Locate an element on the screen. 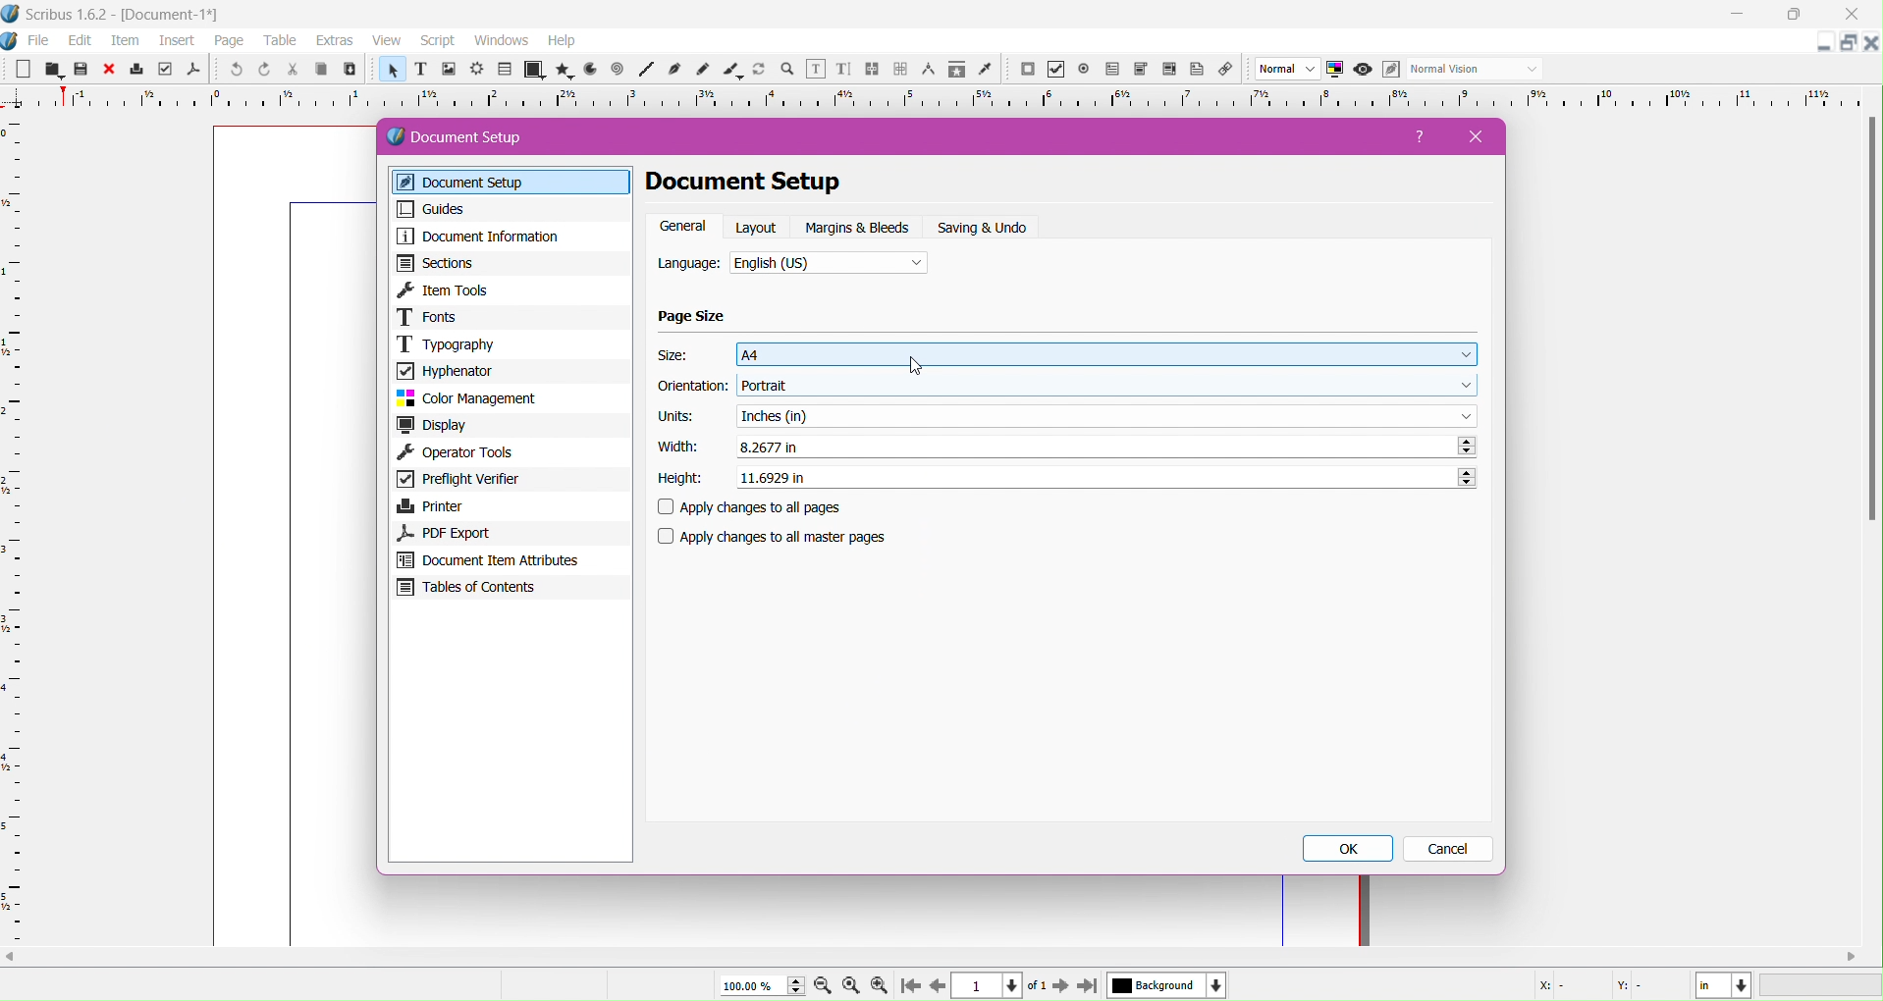 The image size is (1883, 1001).  is located at coordinates (194, 70).